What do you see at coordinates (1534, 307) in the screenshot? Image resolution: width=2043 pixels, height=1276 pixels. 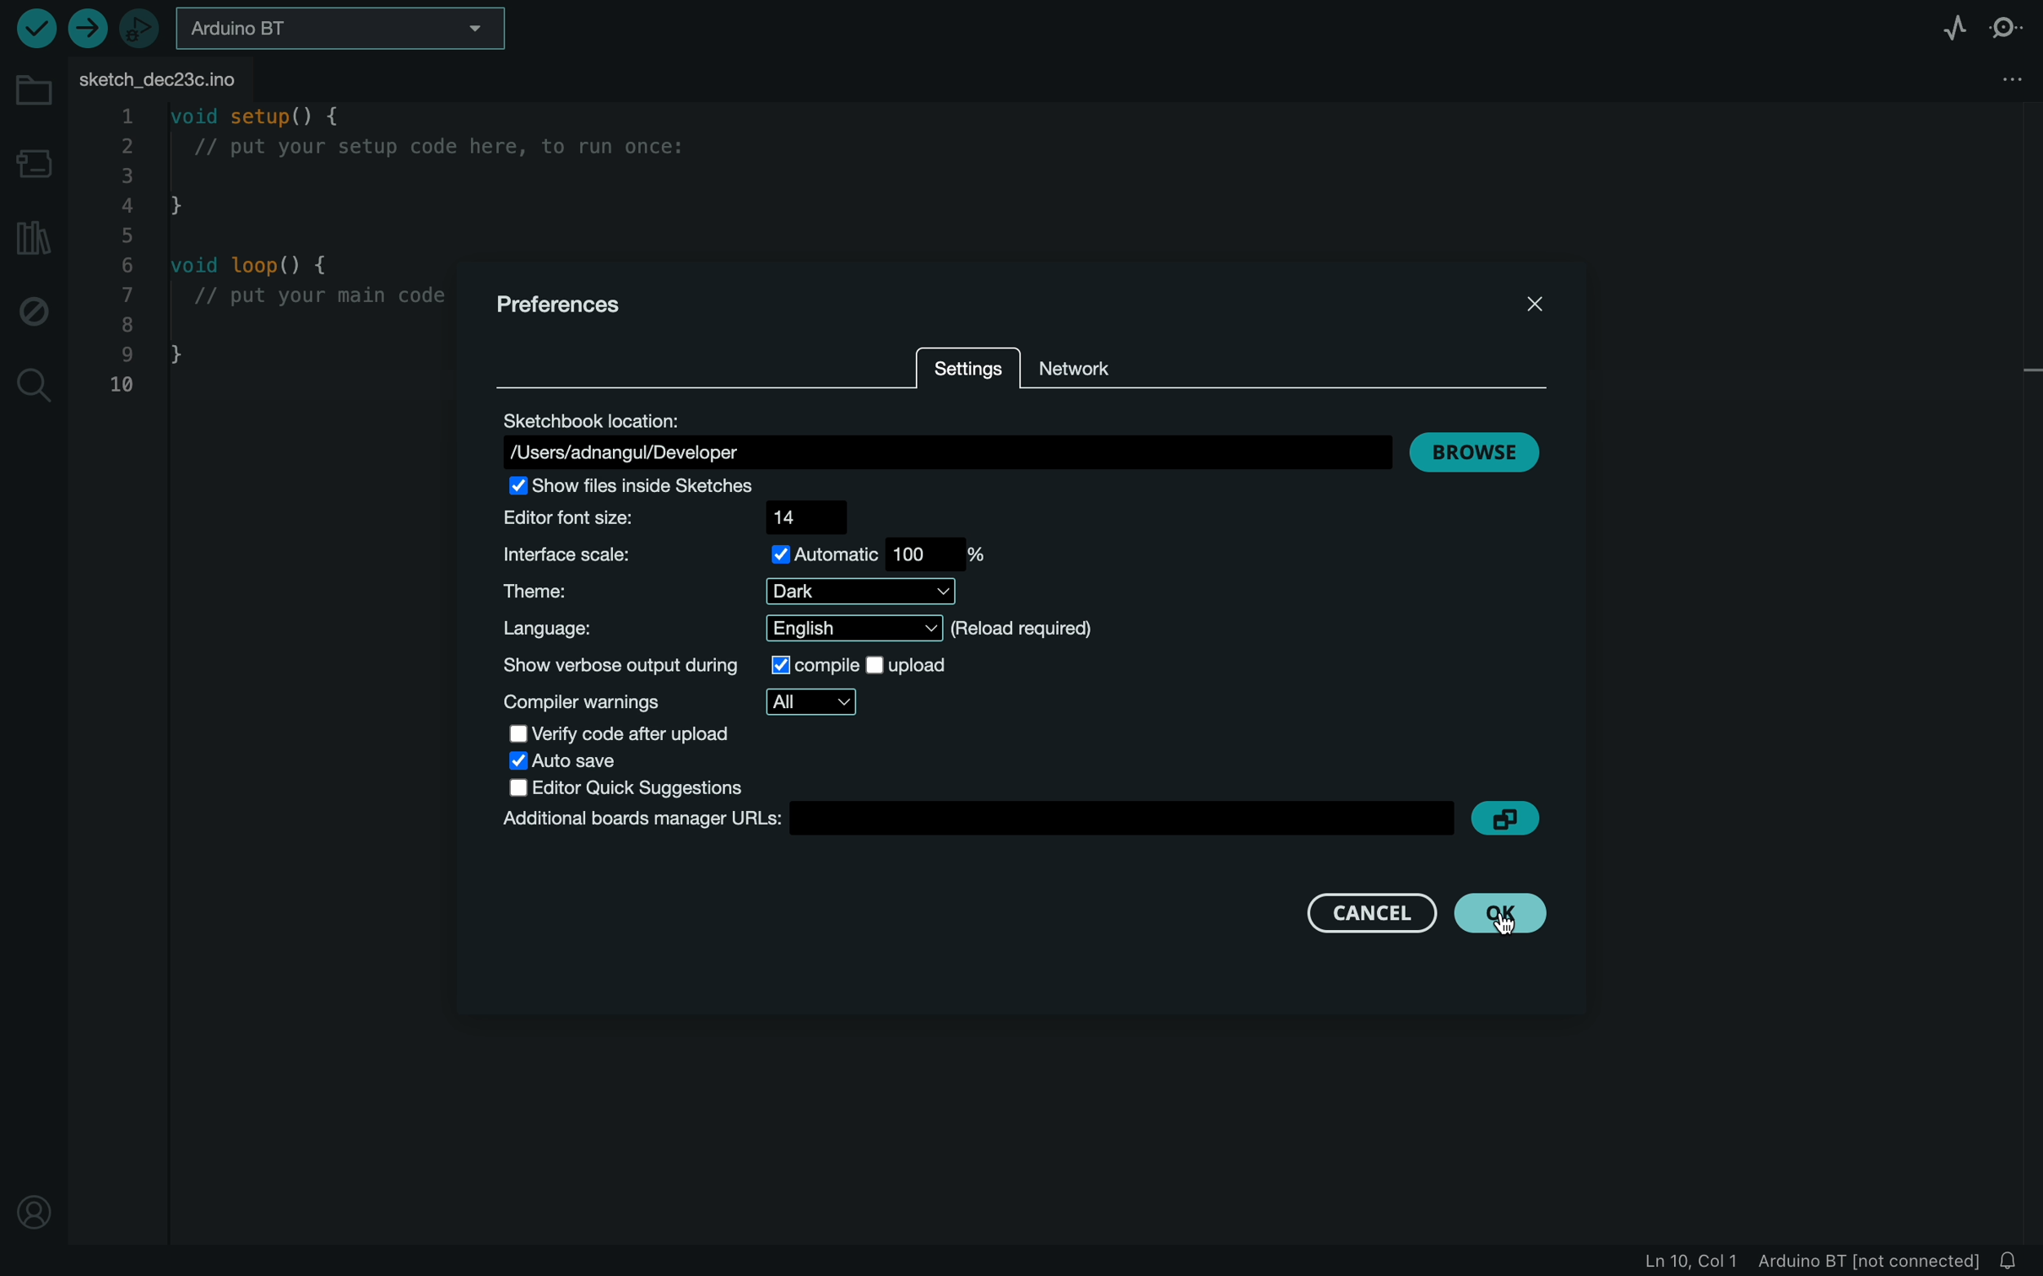 I see `close` at bounding box center [1534, 307].